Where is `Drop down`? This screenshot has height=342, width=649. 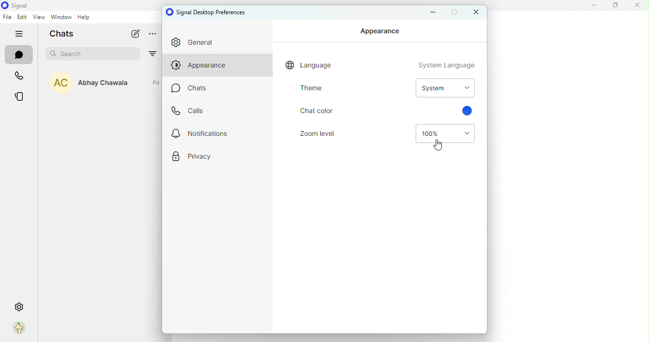 Drop down is located at coordinates (447, 134).